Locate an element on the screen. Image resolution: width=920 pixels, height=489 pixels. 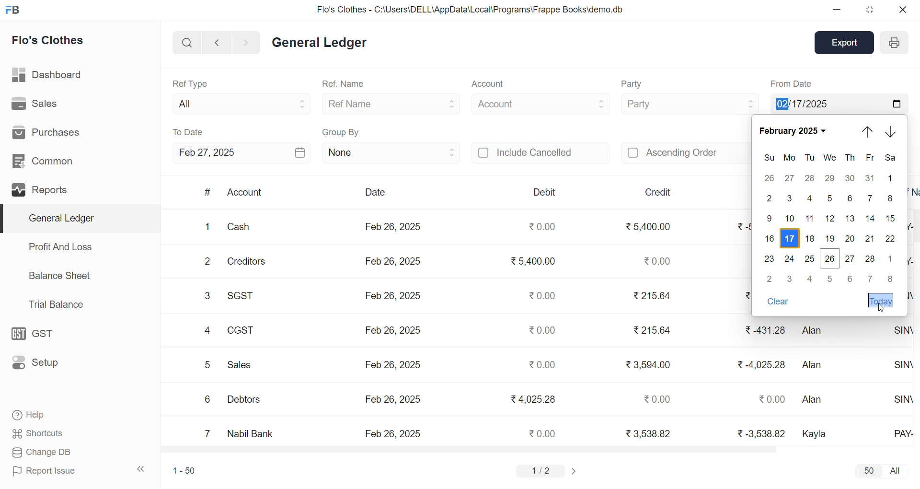
4 is located at coordinates (207, 330).